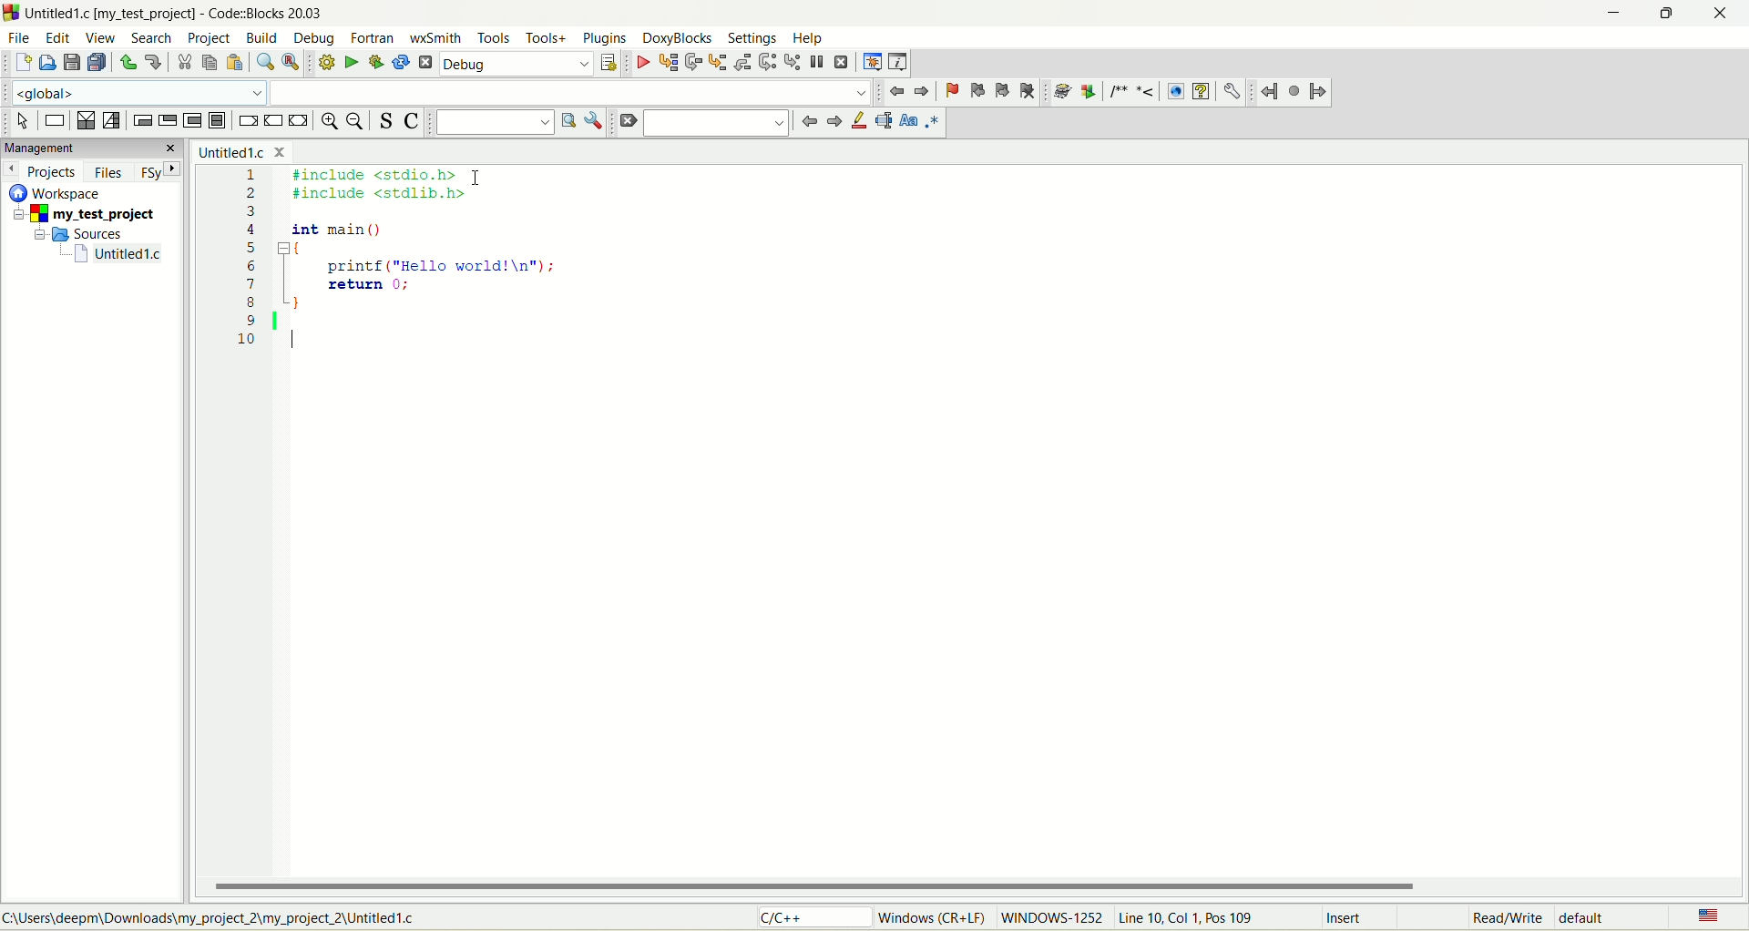 The image size is (1749, 931). What do you see at coordinates (153, 64) in the screenshot?
I see `redo` at bounding box center [153, 64].